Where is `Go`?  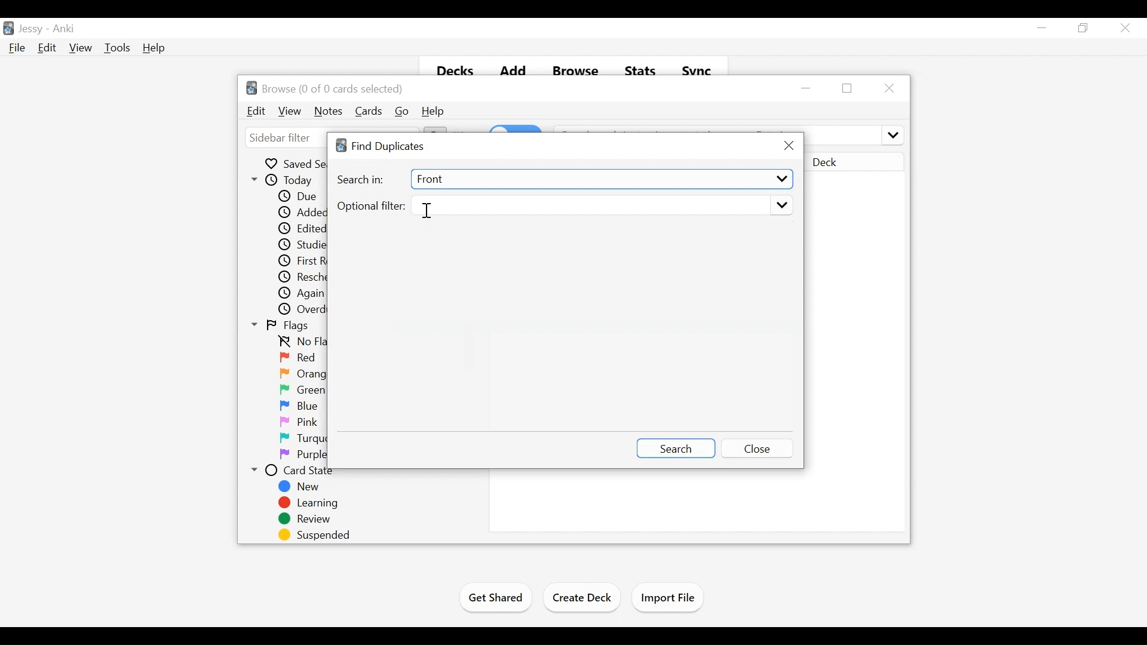
Go is located at coordinates (402, 112).